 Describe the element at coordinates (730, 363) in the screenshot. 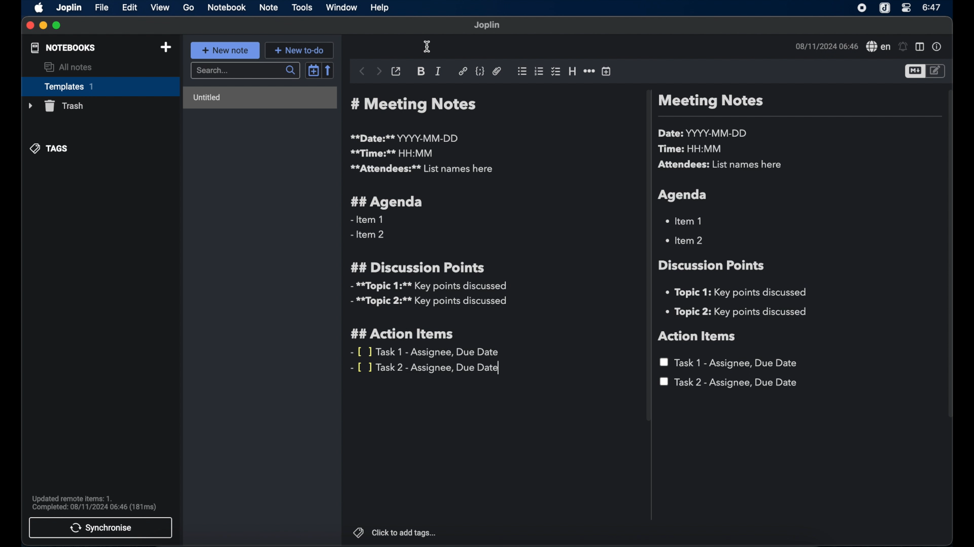

I see `task 1 assigneedue date` at that location.